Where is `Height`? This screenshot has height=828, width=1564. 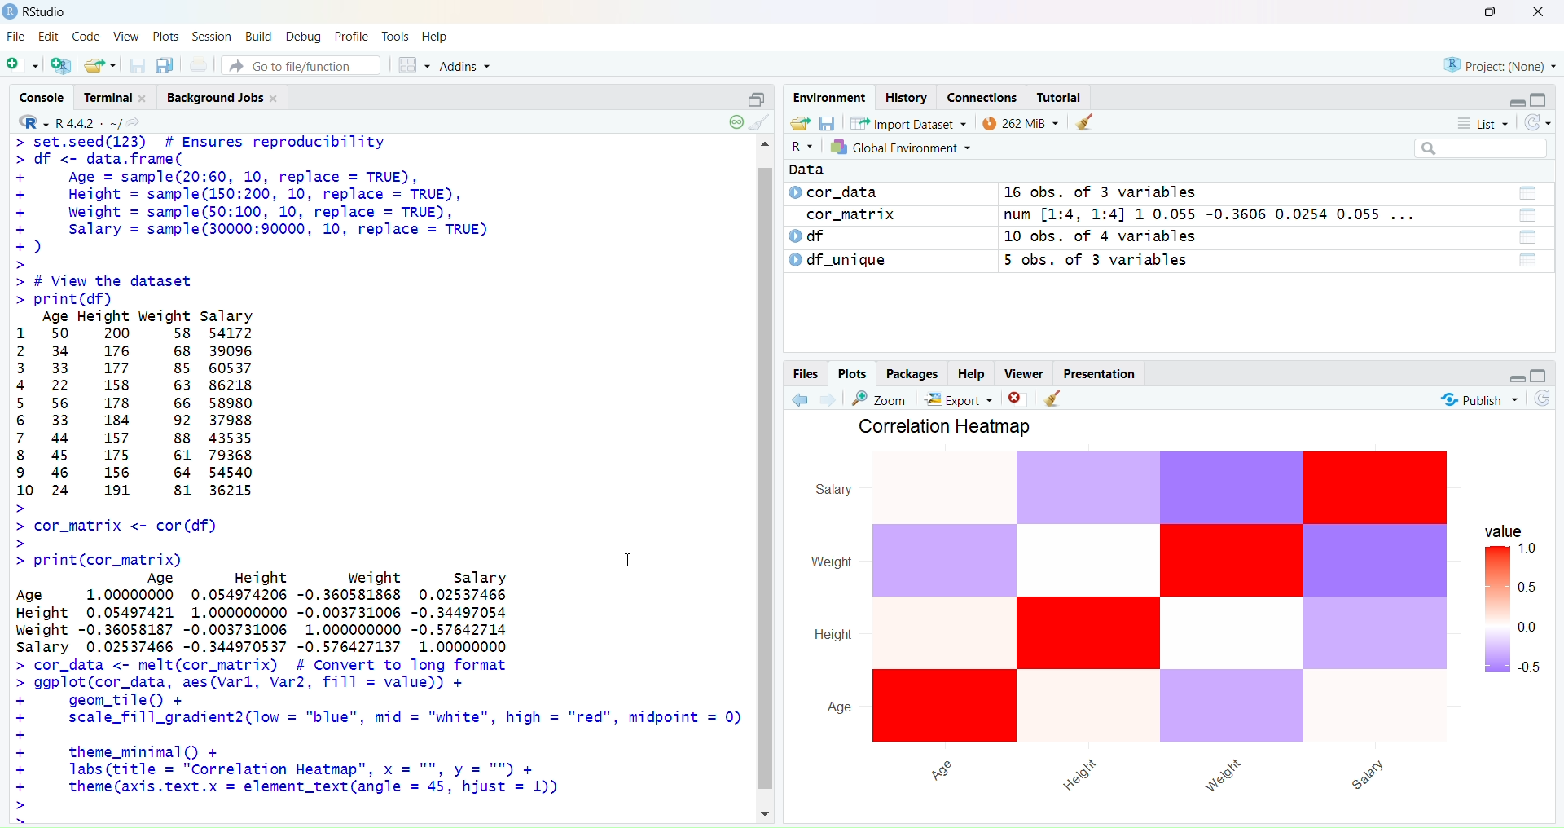 Height is located at coordinates (833, 635).